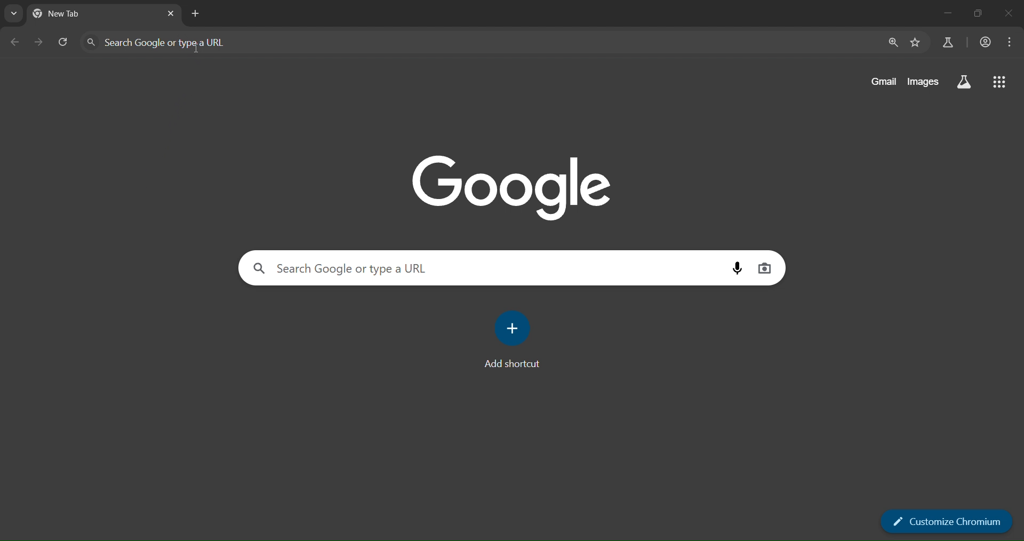 This screenshot has width=1024, height=541. Describe the element at coordinates (197, 14) in the screenshot. I see `new tab` at that location.